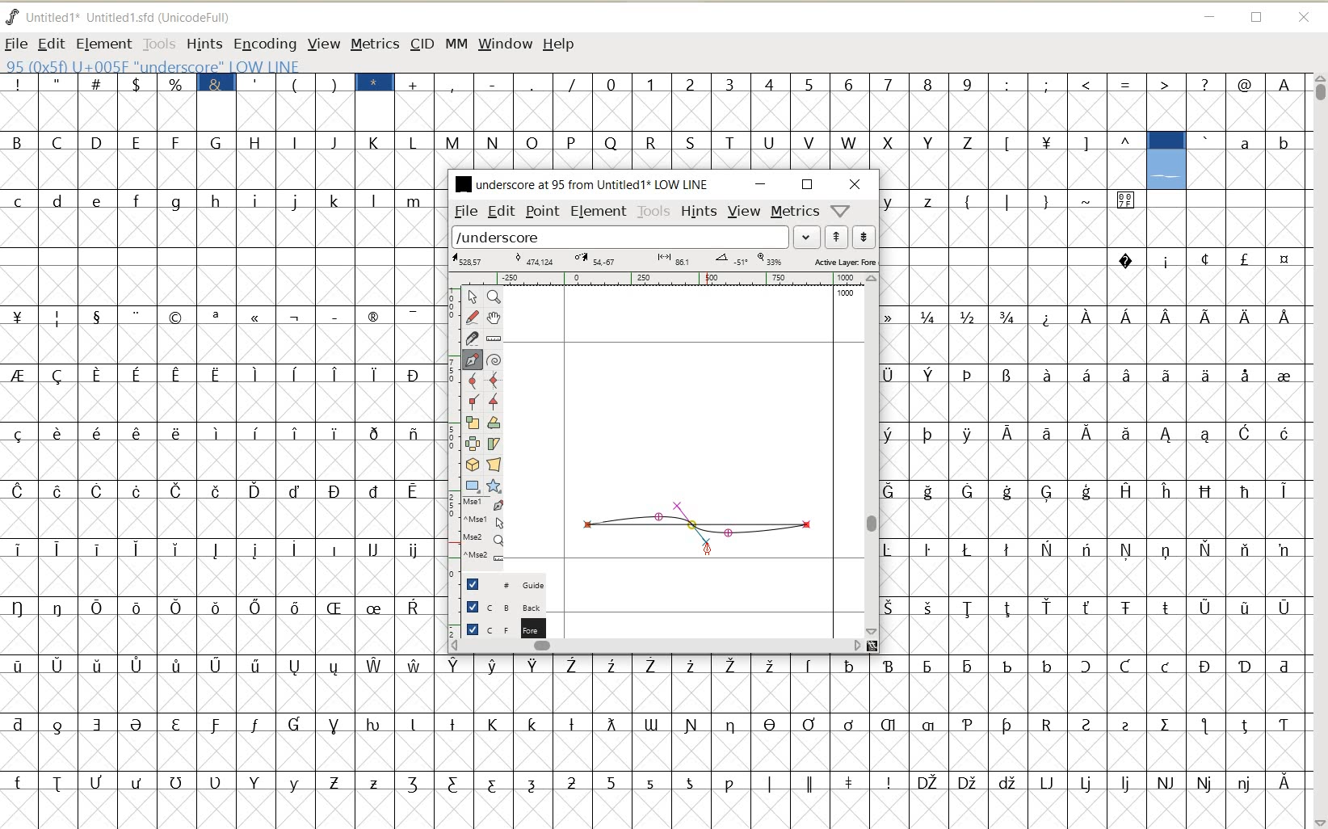 This screenshot has width=1328, height=829. Describe the element at coordinates (471, 423) in the screenshot. I see `scale the selection` at that location.